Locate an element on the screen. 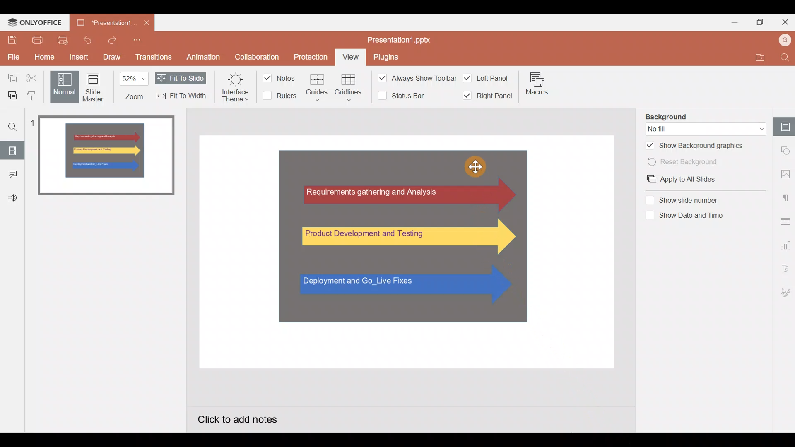 Image resolution: width=795 pixels, height=447 pixels. Apply to all slides is located at coordinates (694, 181).